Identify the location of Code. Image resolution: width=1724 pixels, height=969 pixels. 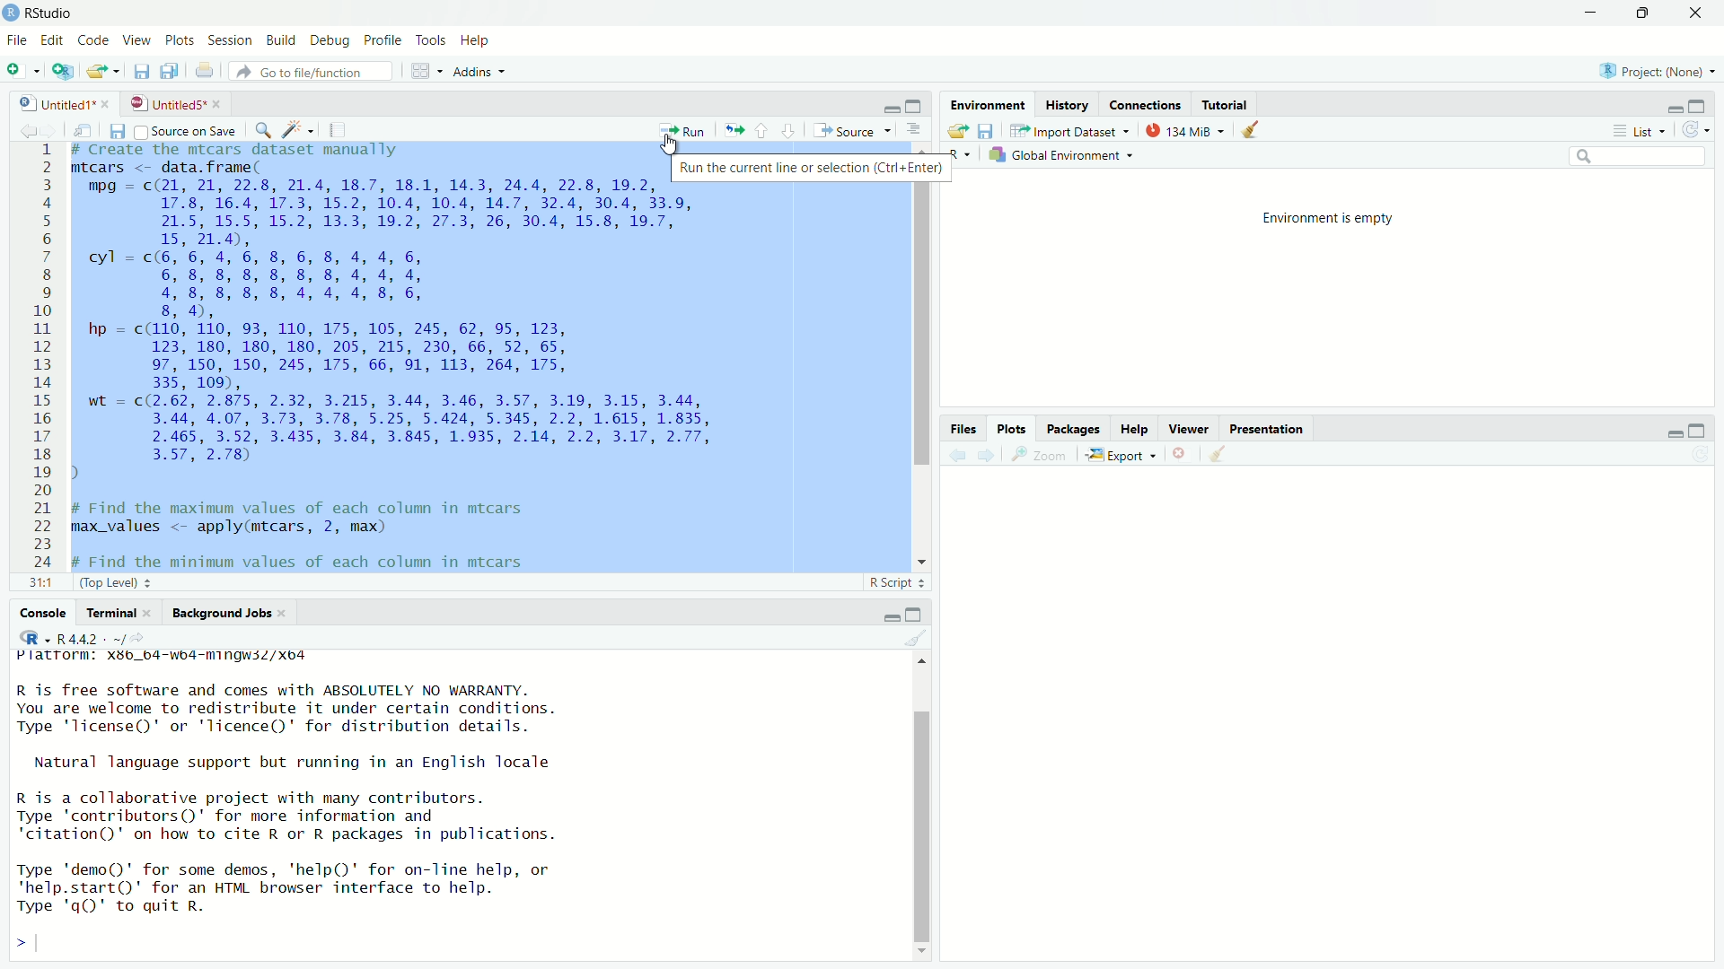
(95, 40).